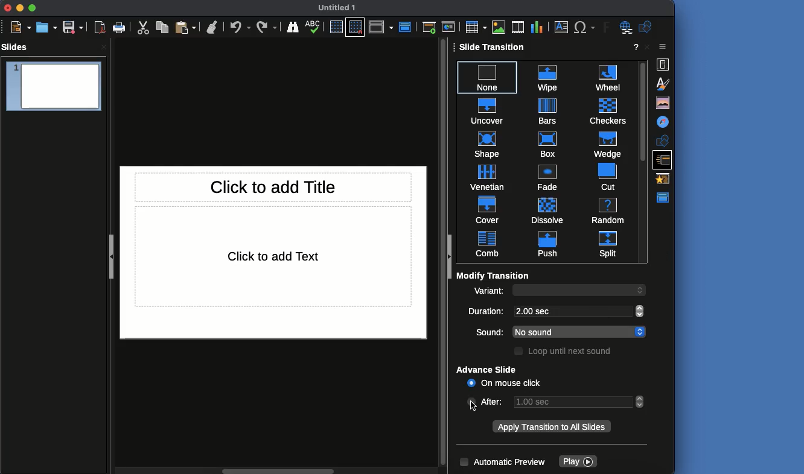  I want to click on Paste, so click(187, 27).